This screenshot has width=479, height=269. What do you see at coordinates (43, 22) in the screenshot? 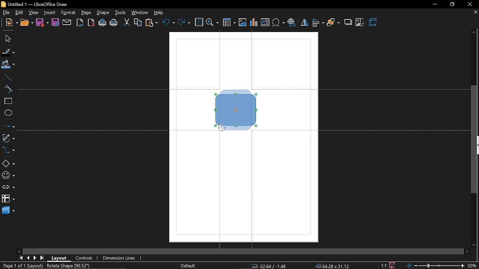
I see `save` at bounding box center [43, 22].